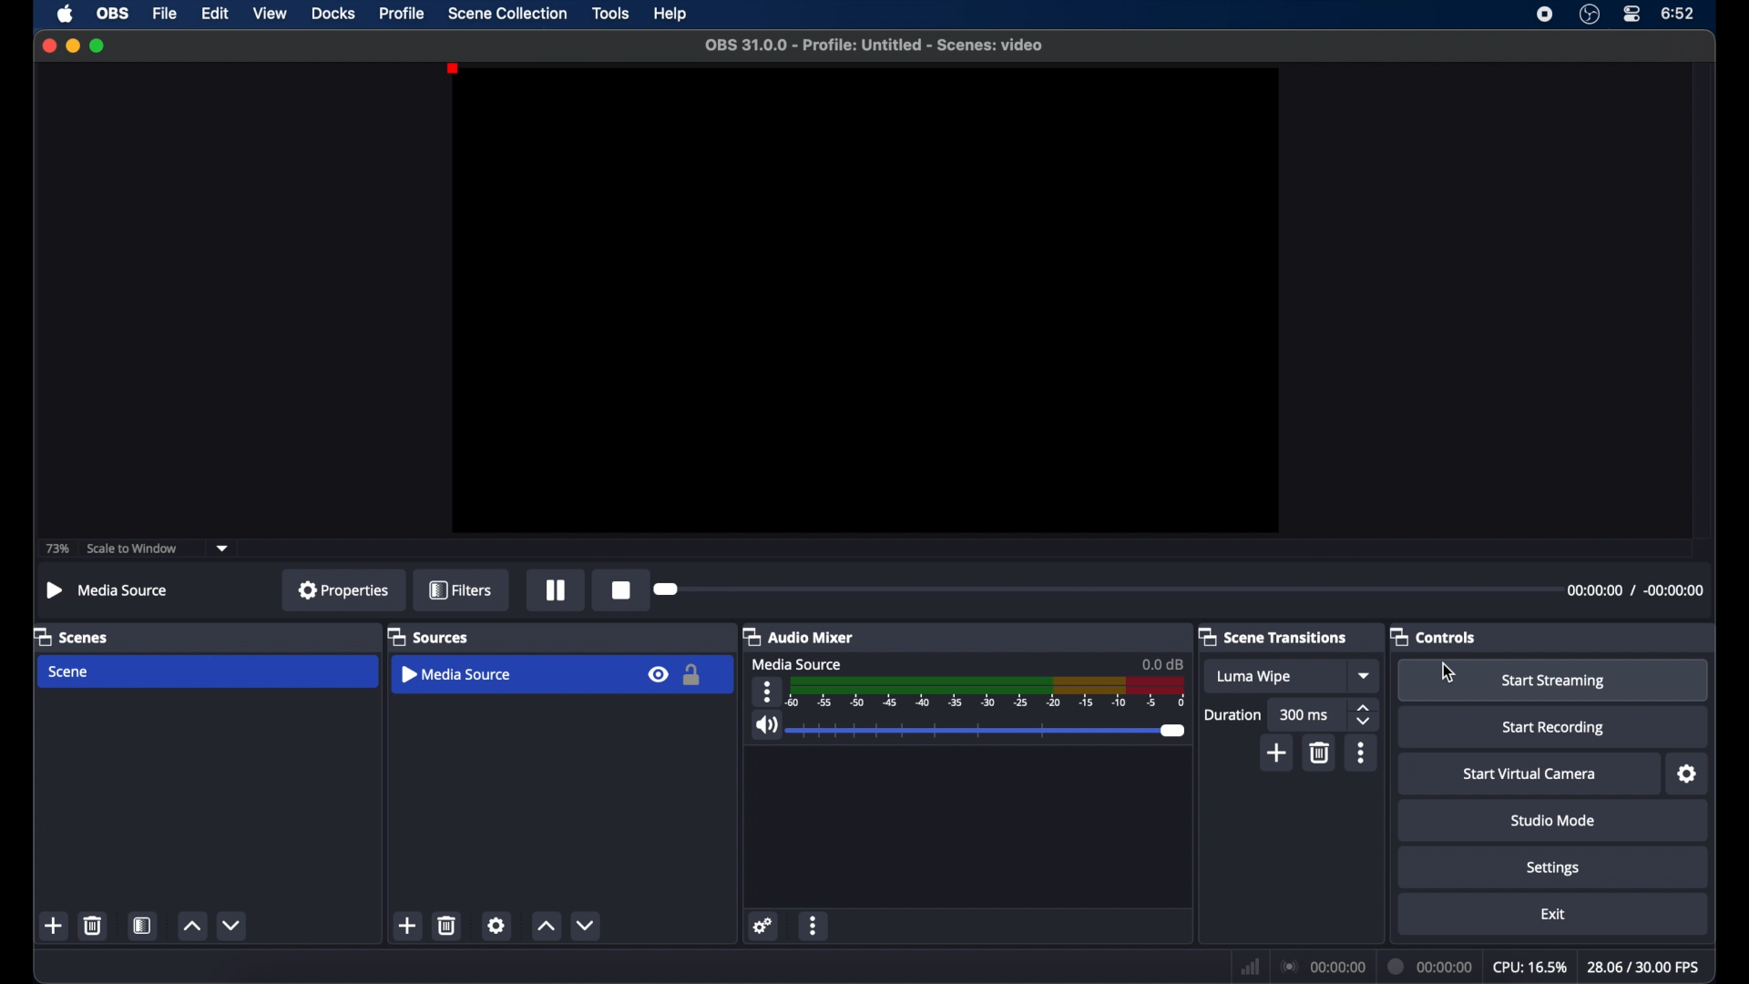 The width and height of the screenshot is (1749, 984). Describe the element at coordinates (1545, 15) in the screenshot. I see `screen recorder icon` at that location.